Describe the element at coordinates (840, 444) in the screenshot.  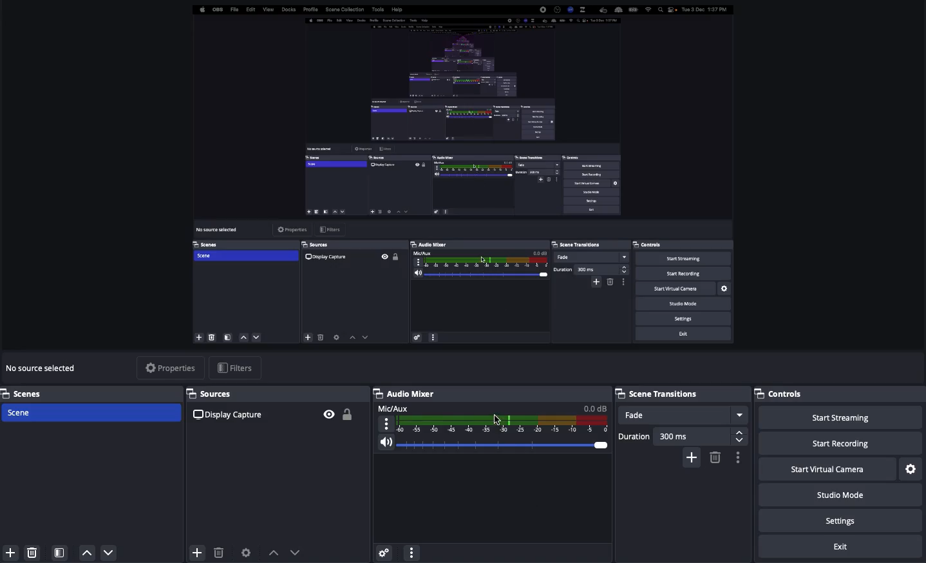
I see `Start recording` at that location.